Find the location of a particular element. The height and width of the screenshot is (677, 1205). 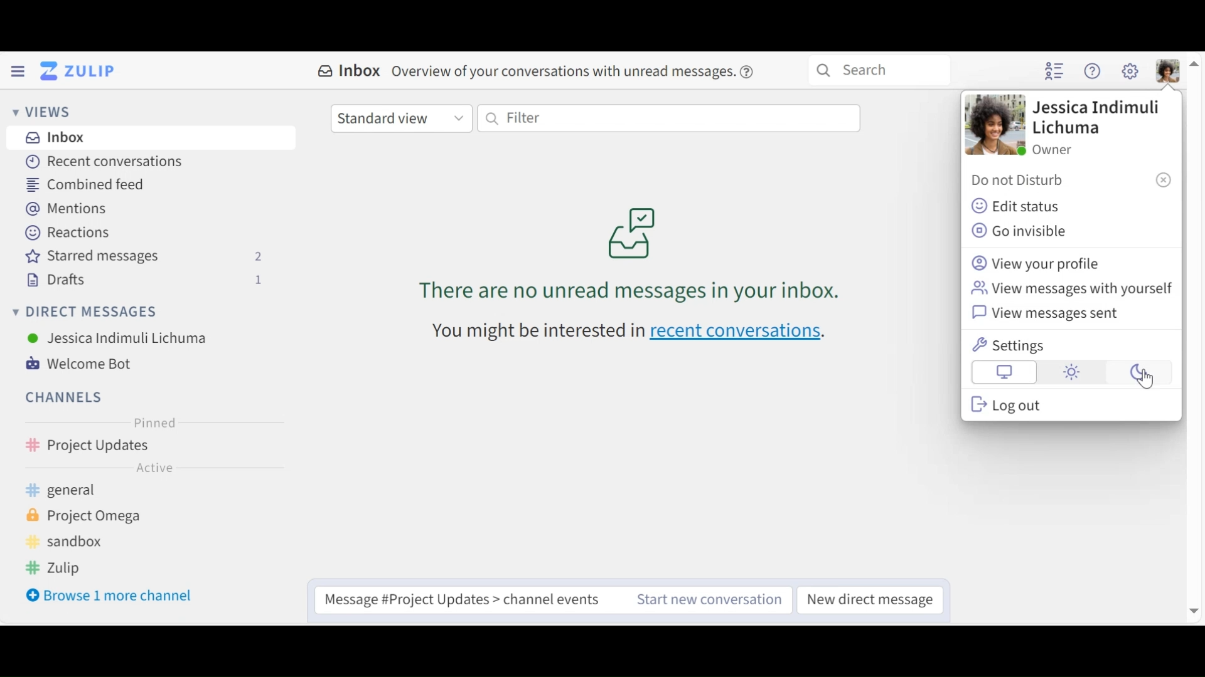

Owner is located at coordinates (1052, 149).